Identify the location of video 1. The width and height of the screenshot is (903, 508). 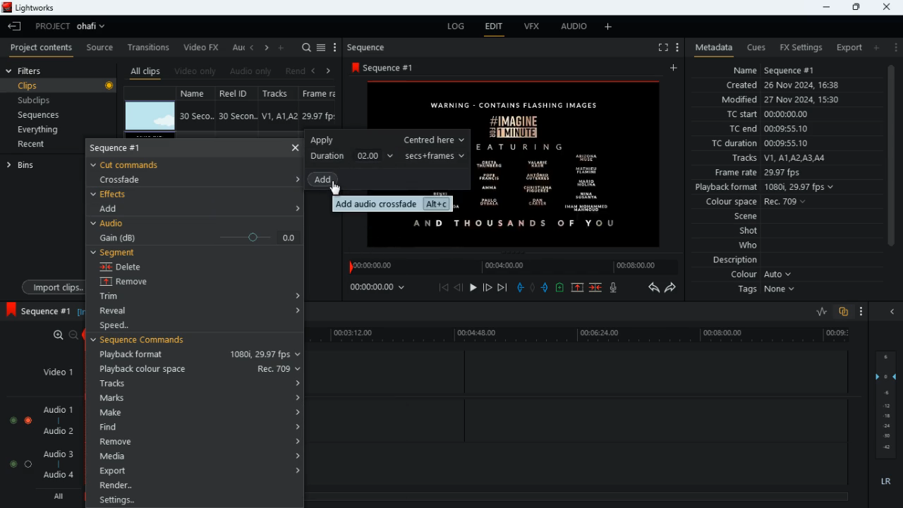
(52, 371).